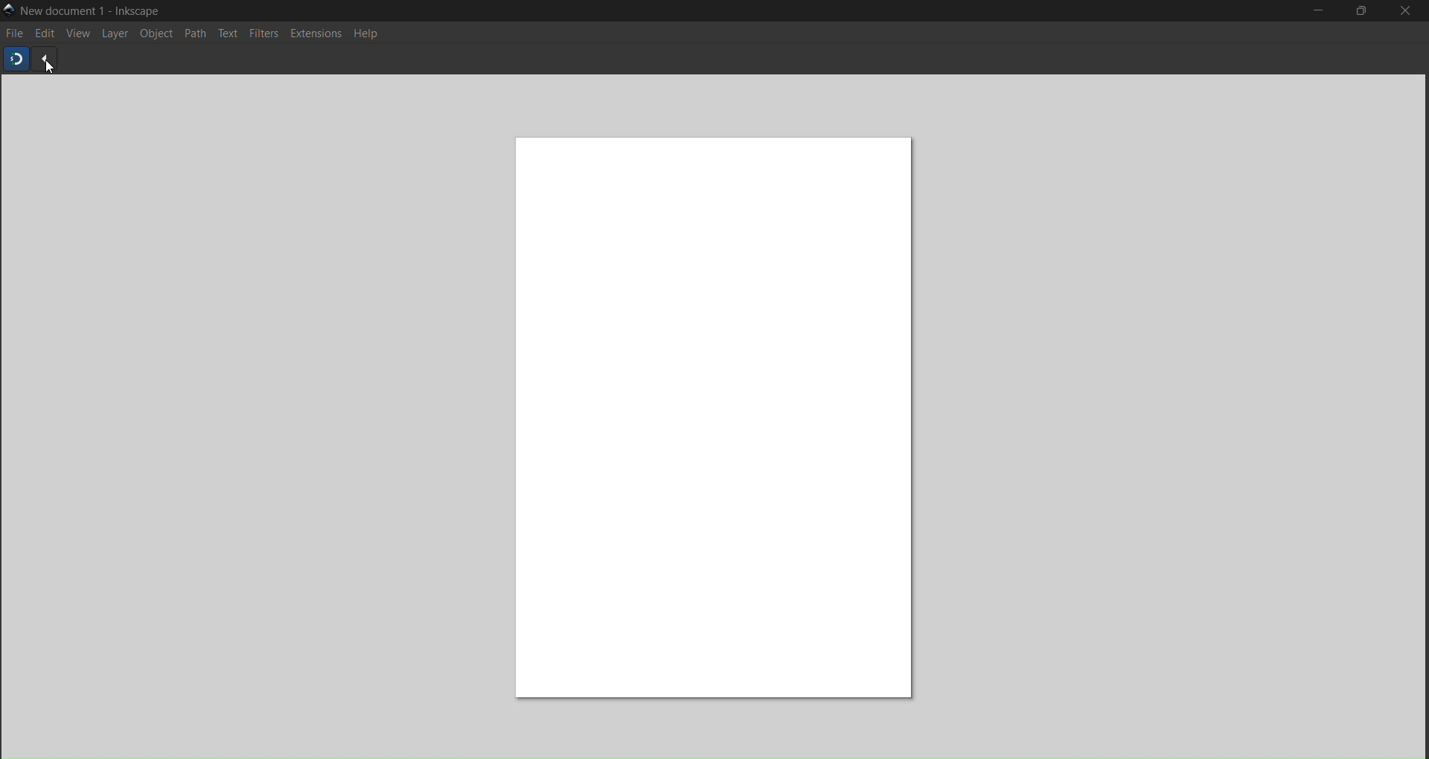 The width and height of the screenshot is (1429, 759). What do you see at coordinates (95, 12) in the screenshot?
I see `Title` at bounding box center [95, 12].